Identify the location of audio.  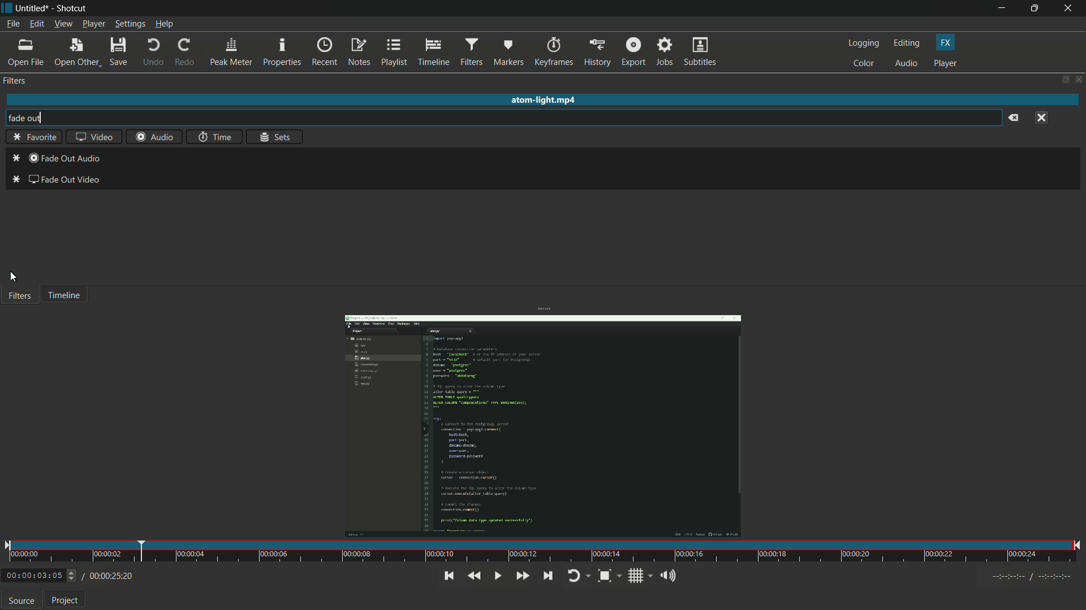
(156, 137).